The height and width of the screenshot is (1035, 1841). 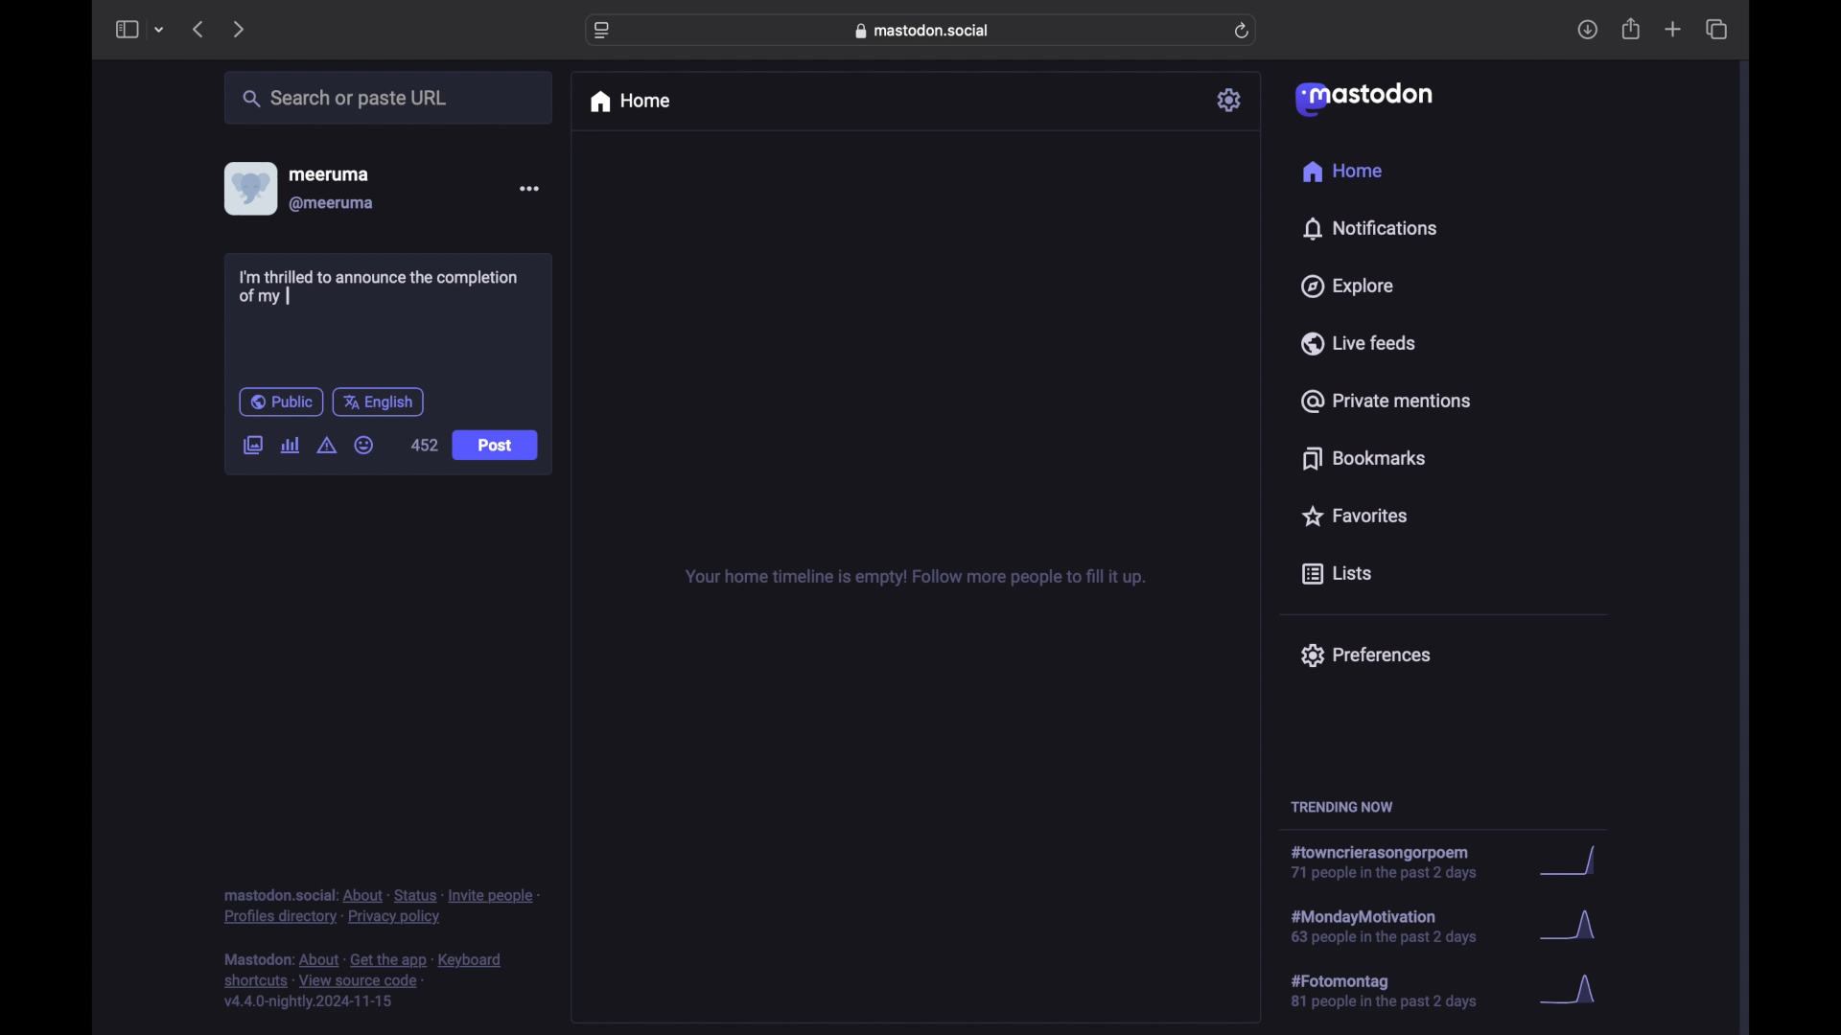 What do you see at coordinates (1574, 991) in the screenshot?
I see `graph` at bounding box center [1574, 991].